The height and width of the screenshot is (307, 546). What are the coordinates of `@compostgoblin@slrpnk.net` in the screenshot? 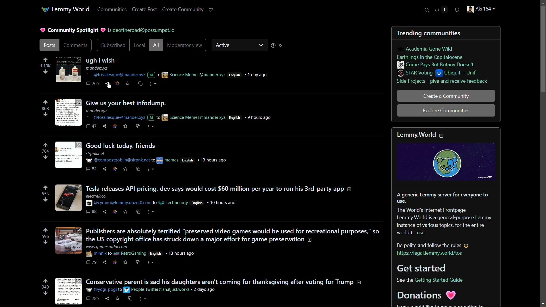 It's located at (117, 160).